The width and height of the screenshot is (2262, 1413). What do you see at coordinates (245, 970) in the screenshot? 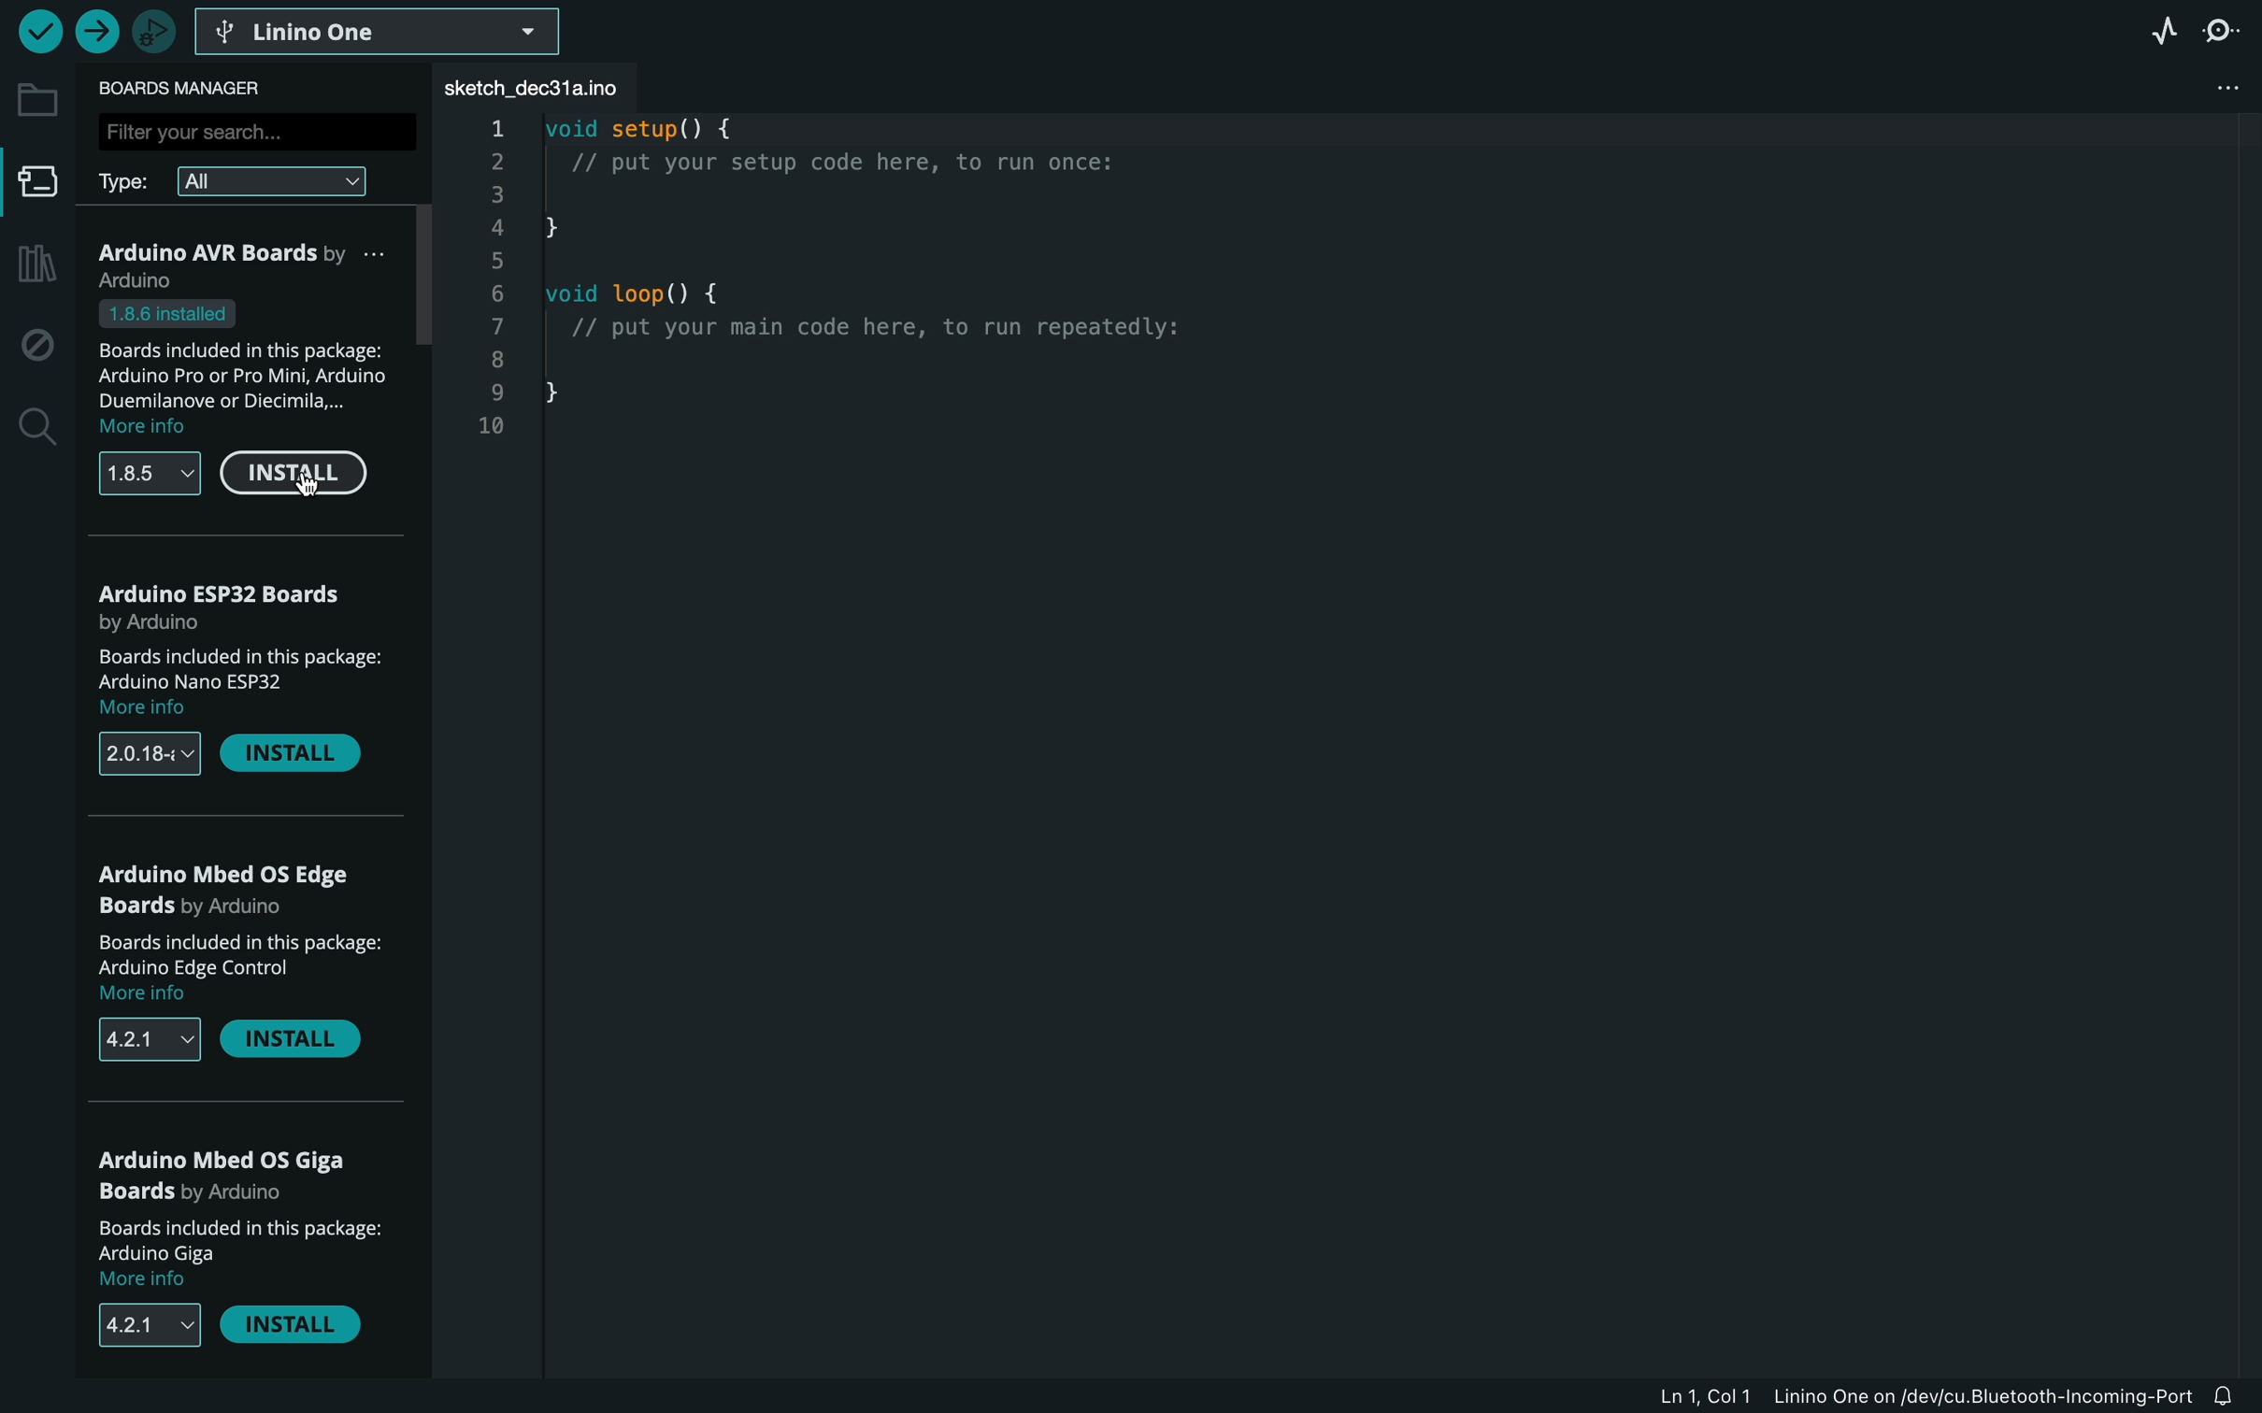
I see `description` at bounding box center [245, 970].